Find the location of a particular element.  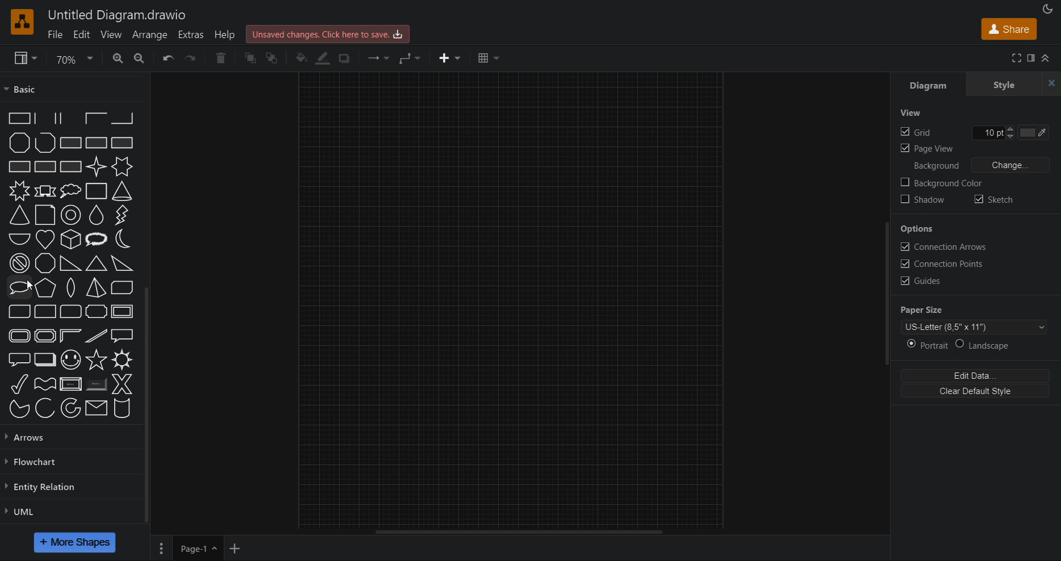

Arrows is located at coordinates (30, 438).